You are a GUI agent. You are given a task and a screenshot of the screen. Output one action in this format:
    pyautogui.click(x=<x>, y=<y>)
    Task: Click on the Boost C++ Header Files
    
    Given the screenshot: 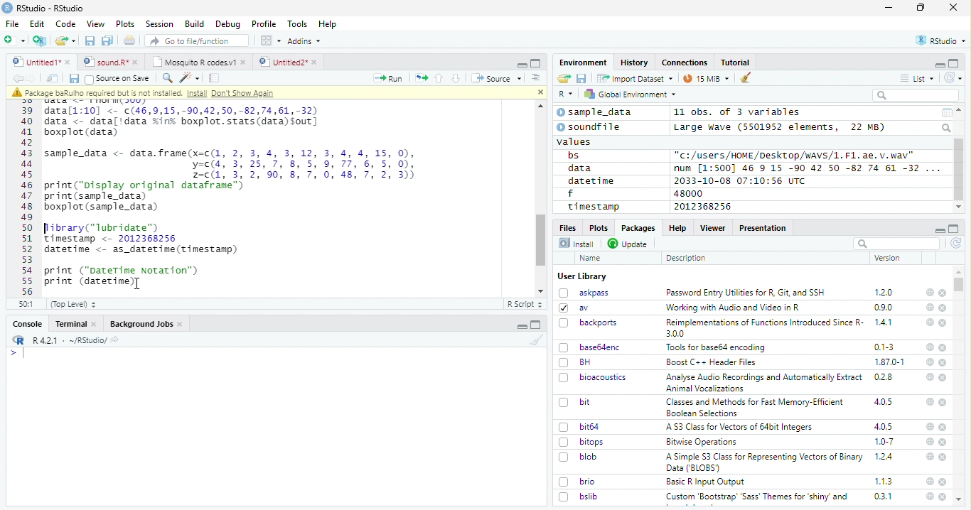 What is the action you would take?
    pyautogui.click(x=709, y=363)
    